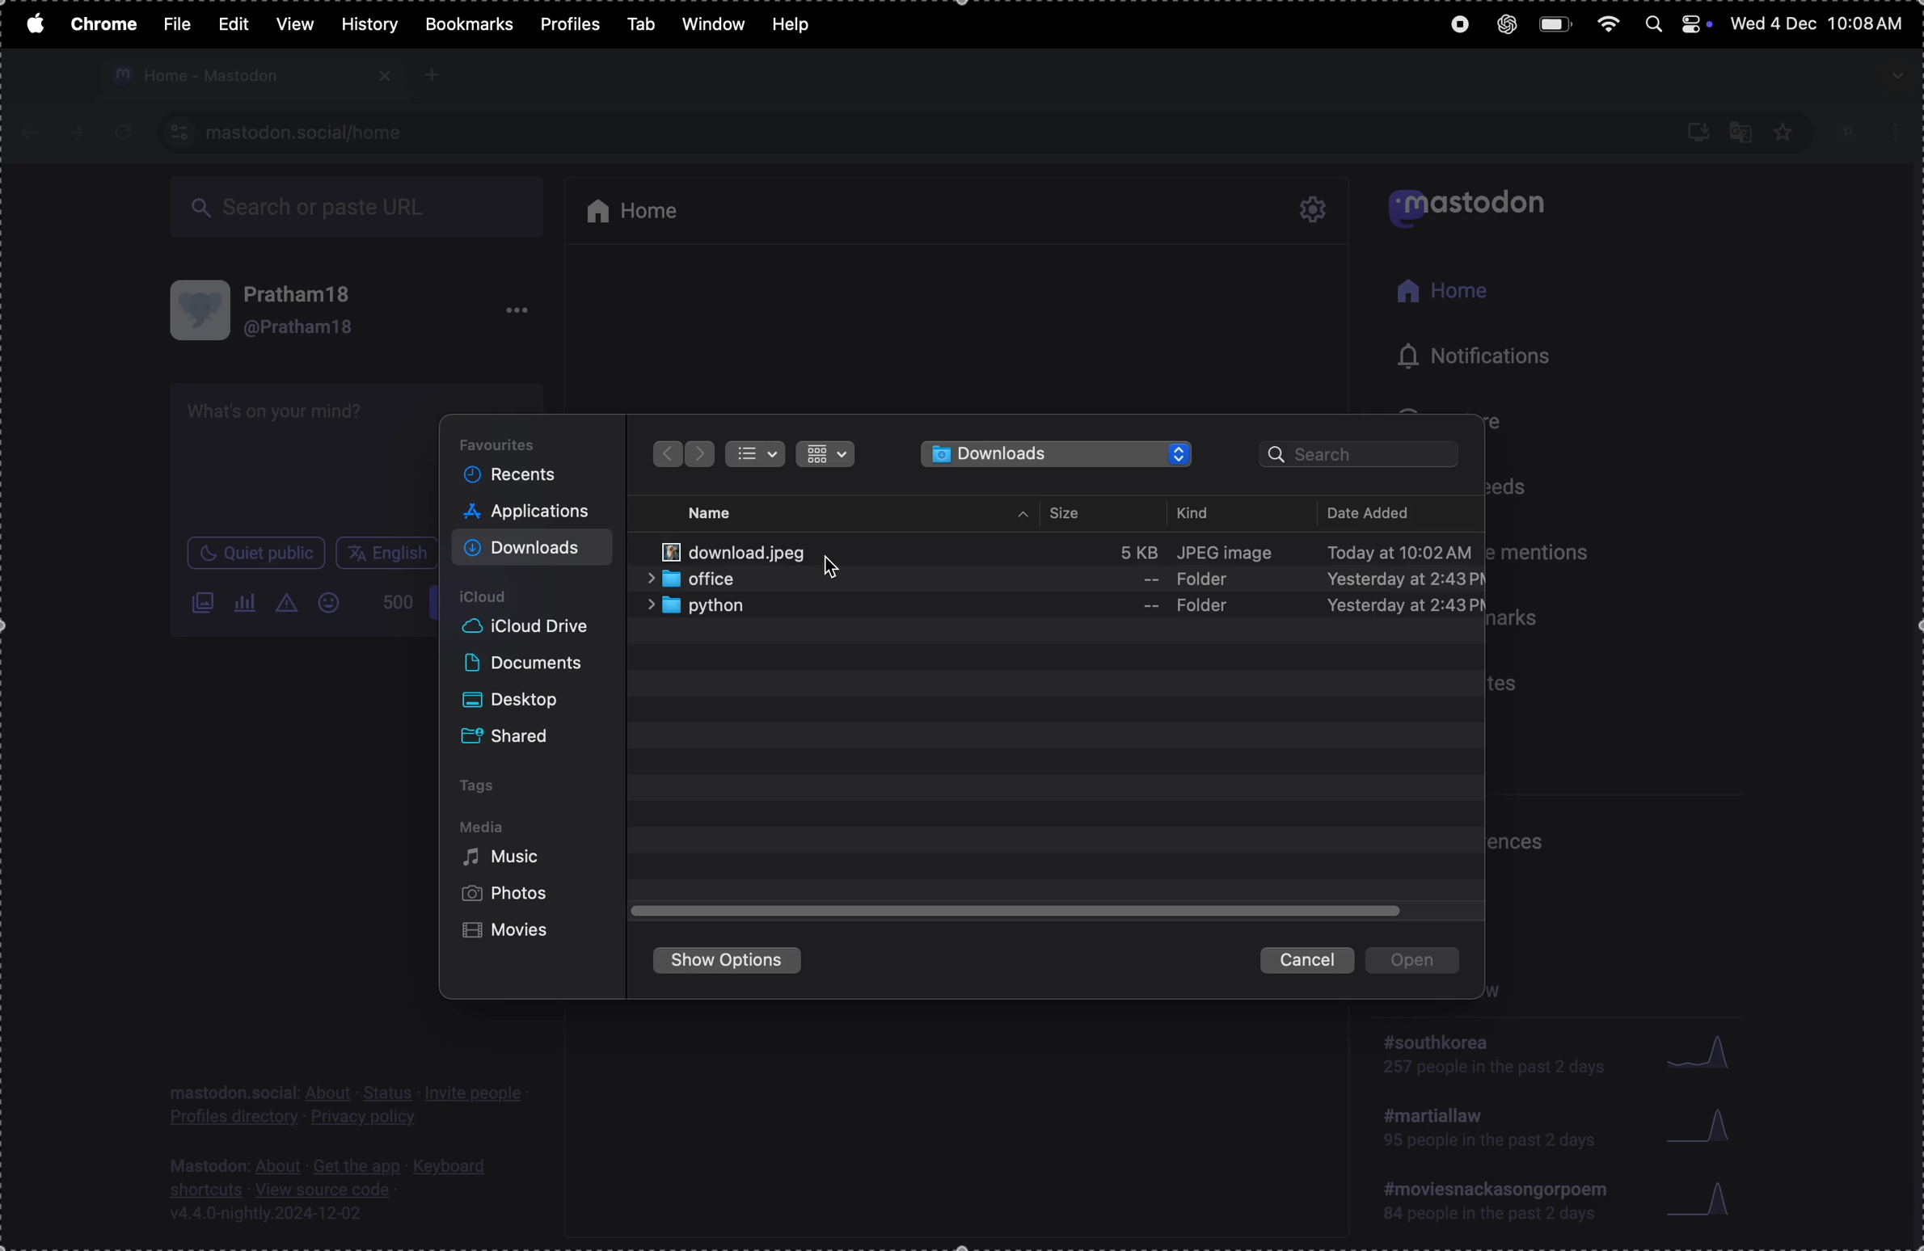 The image size is (1924, 1251). Describe the element at coordinates (433, 74) in the screenshot. I see `add tab` at that location.